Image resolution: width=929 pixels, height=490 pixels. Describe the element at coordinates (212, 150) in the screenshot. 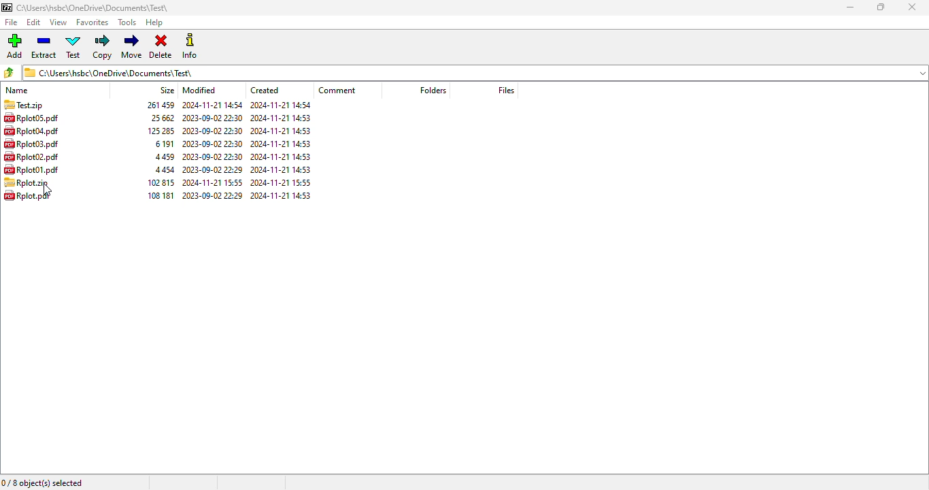

I see `modified date & time` at that location.